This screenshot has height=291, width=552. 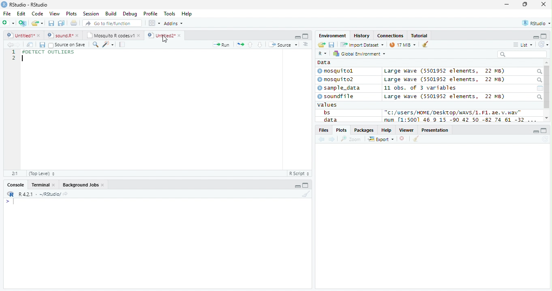 I want to click on Folder, so click(x=321, y=45).